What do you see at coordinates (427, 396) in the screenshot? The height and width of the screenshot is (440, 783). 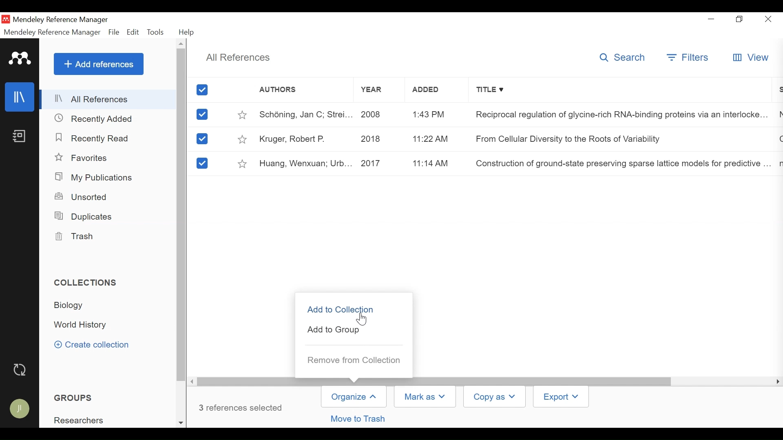 I see `Mark as` at bounding box center [427, 396].